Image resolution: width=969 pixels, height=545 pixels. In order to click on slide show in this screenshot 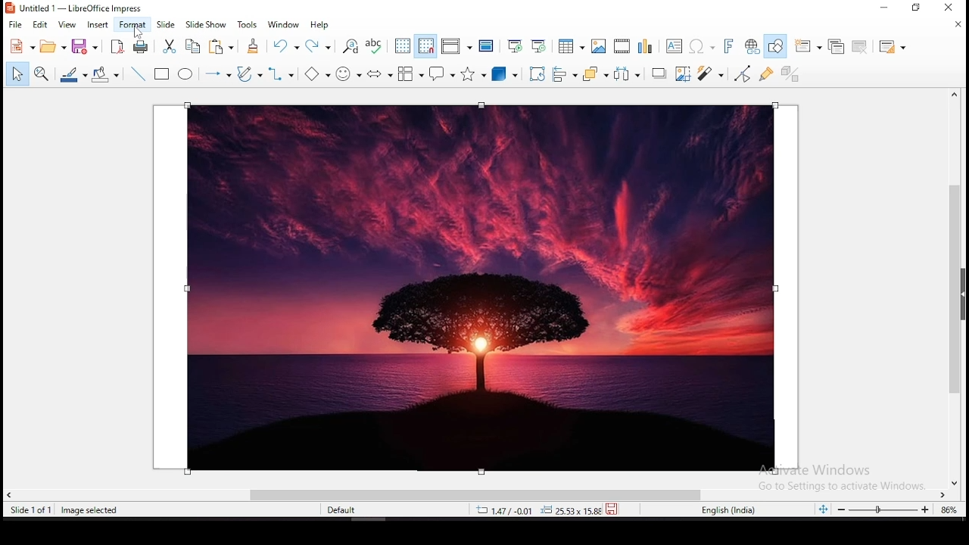, I will do `click(207, 24)`.